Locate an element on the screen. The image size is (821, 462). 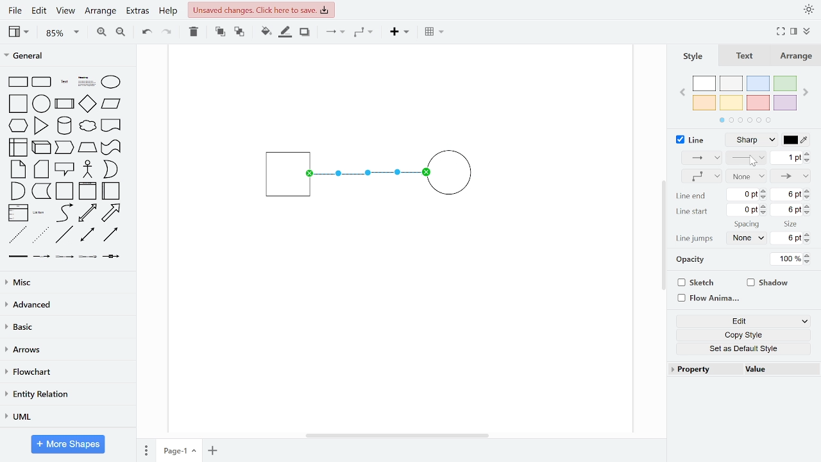
dashed line is located at coordinates (18, 235).